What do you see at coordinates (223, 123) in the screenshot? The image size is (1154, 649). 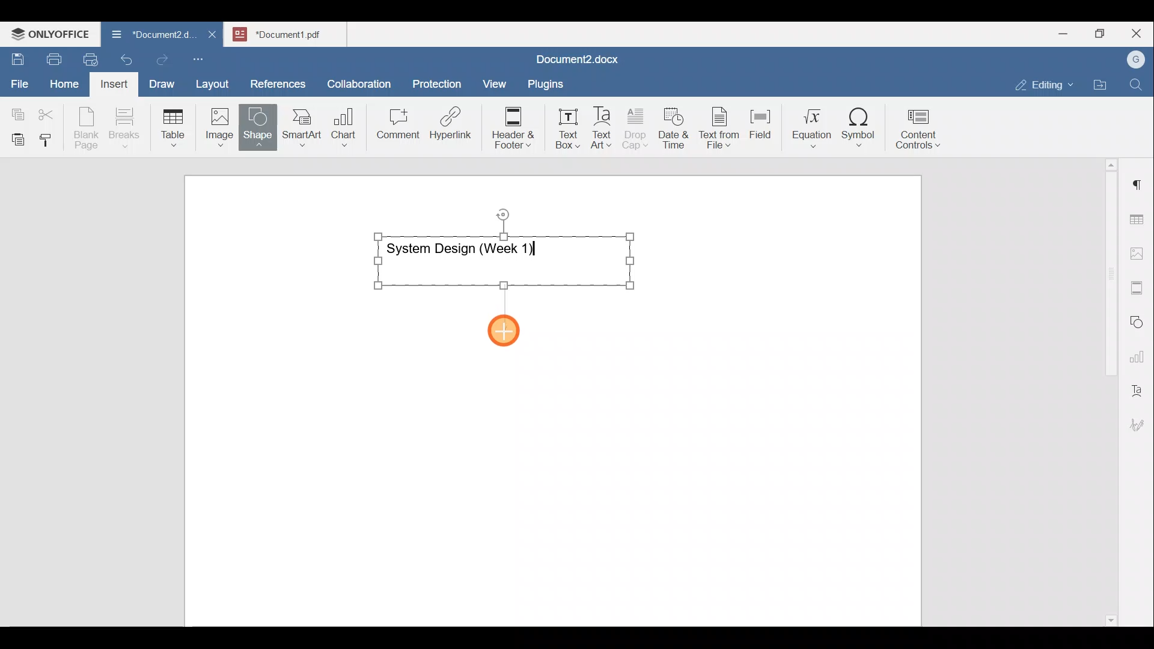 I see `Image` at bounding box center [223, 123].